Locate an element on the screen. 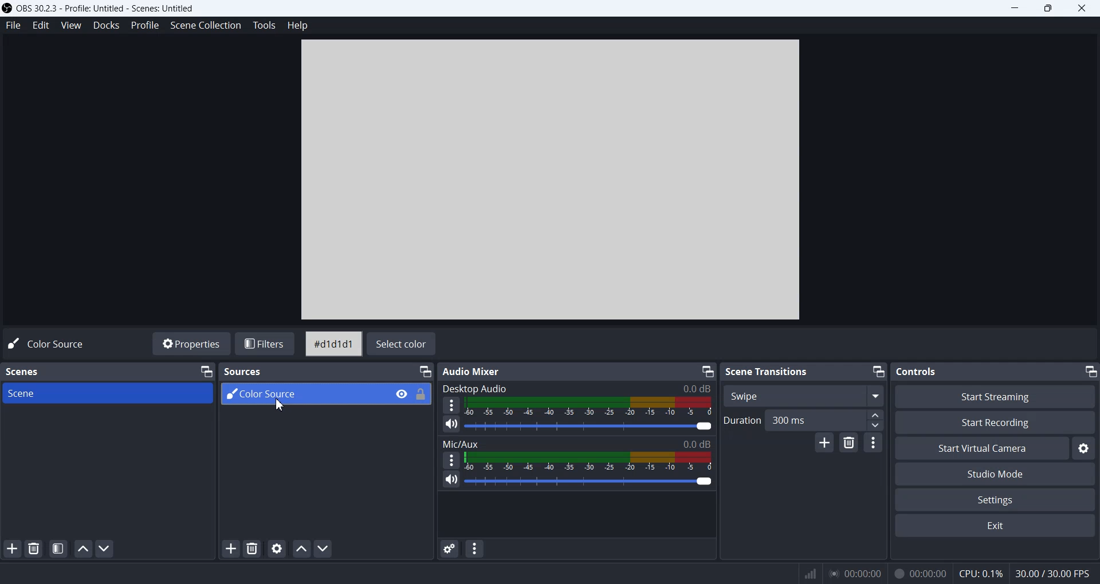  Move Scene Down is located at coordinates (107, 548).